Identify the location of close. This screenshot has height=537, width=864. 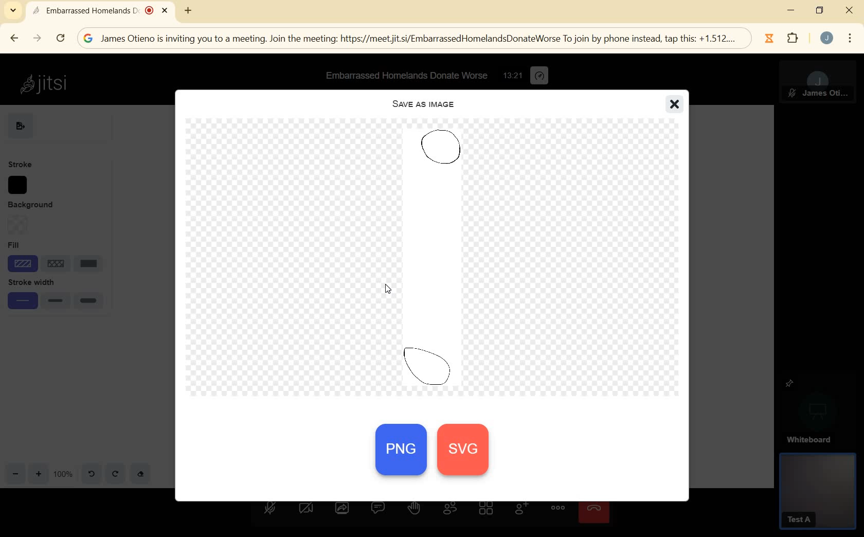
(849, 11).